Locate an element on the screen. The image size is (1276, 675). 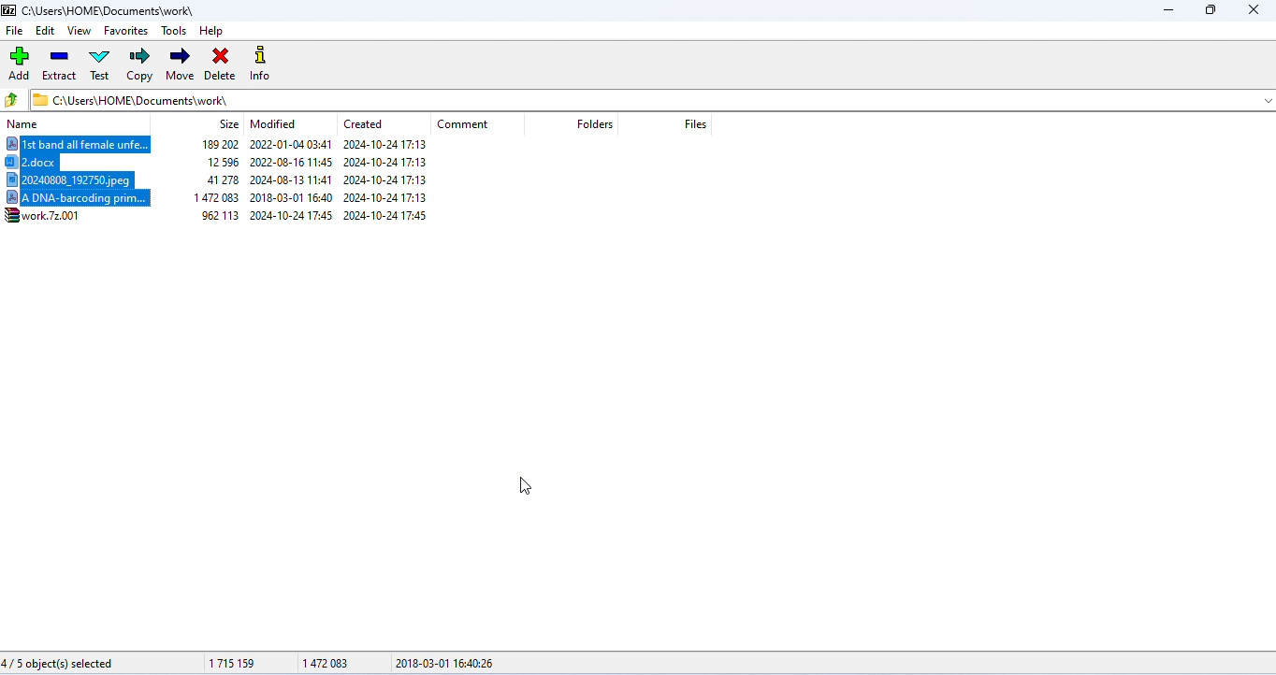
edit is located at coordinates (46, 31).